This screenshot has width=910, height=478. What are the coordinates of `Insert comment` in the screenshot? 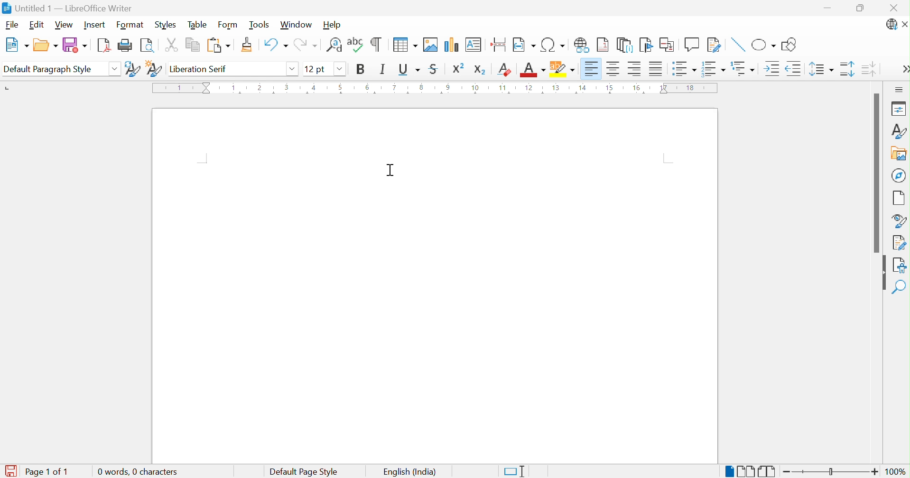 It's located at (693, 44).